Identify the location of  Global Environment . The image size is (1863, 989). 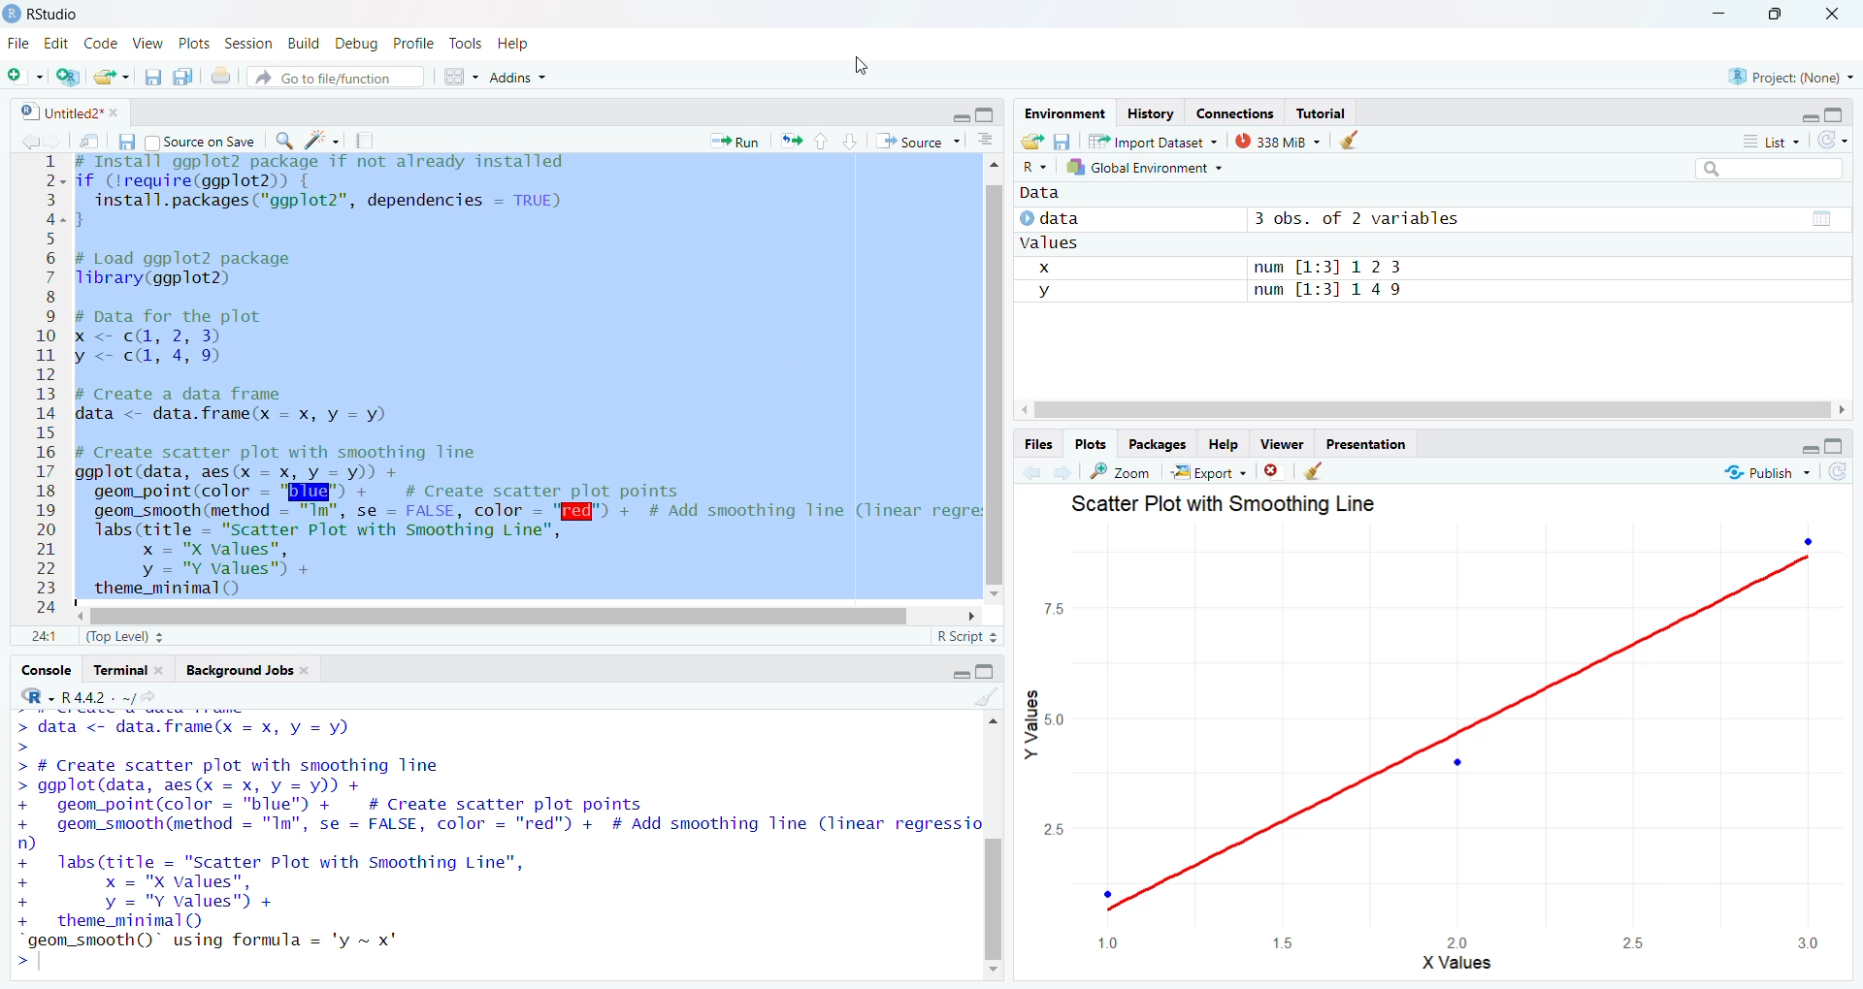
(1145, 168).